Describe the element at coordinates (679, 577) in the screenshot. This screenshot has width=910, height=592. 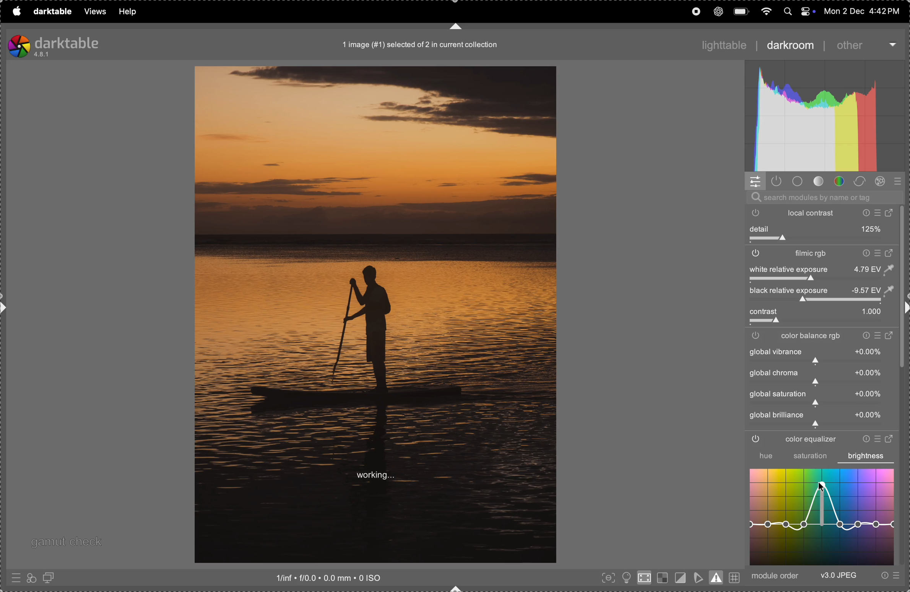
I see `toggle clipping indication` at that location.